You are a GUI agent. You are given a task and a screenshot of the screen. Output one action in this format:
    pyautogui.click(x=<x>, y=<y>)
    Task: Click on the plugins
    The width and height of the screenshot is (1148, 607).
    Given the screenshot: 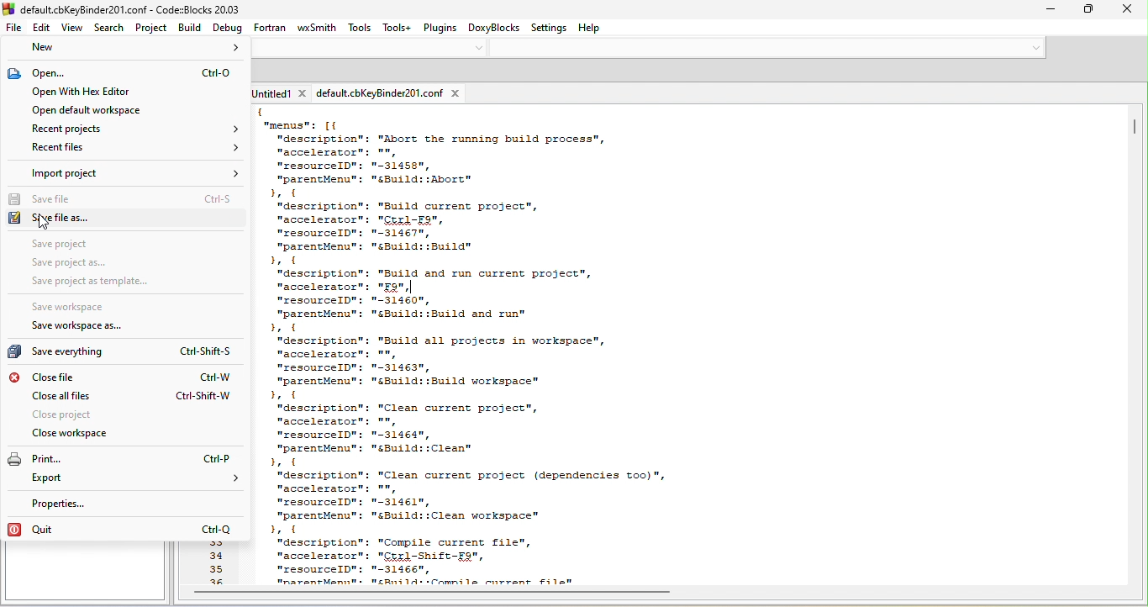 What is the action you would take?
    pyautogui.click(x=440, y=29)
    